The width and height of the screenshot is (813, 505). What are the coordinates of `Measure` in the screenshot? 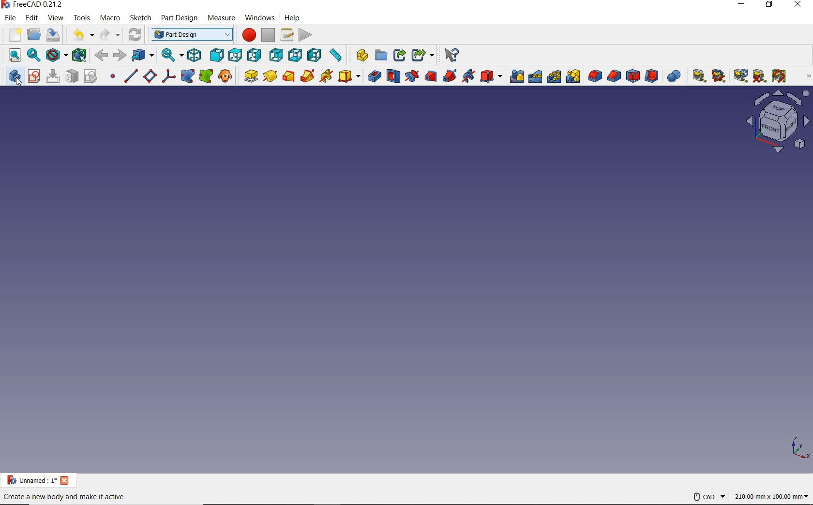 It's located at (361, 56).